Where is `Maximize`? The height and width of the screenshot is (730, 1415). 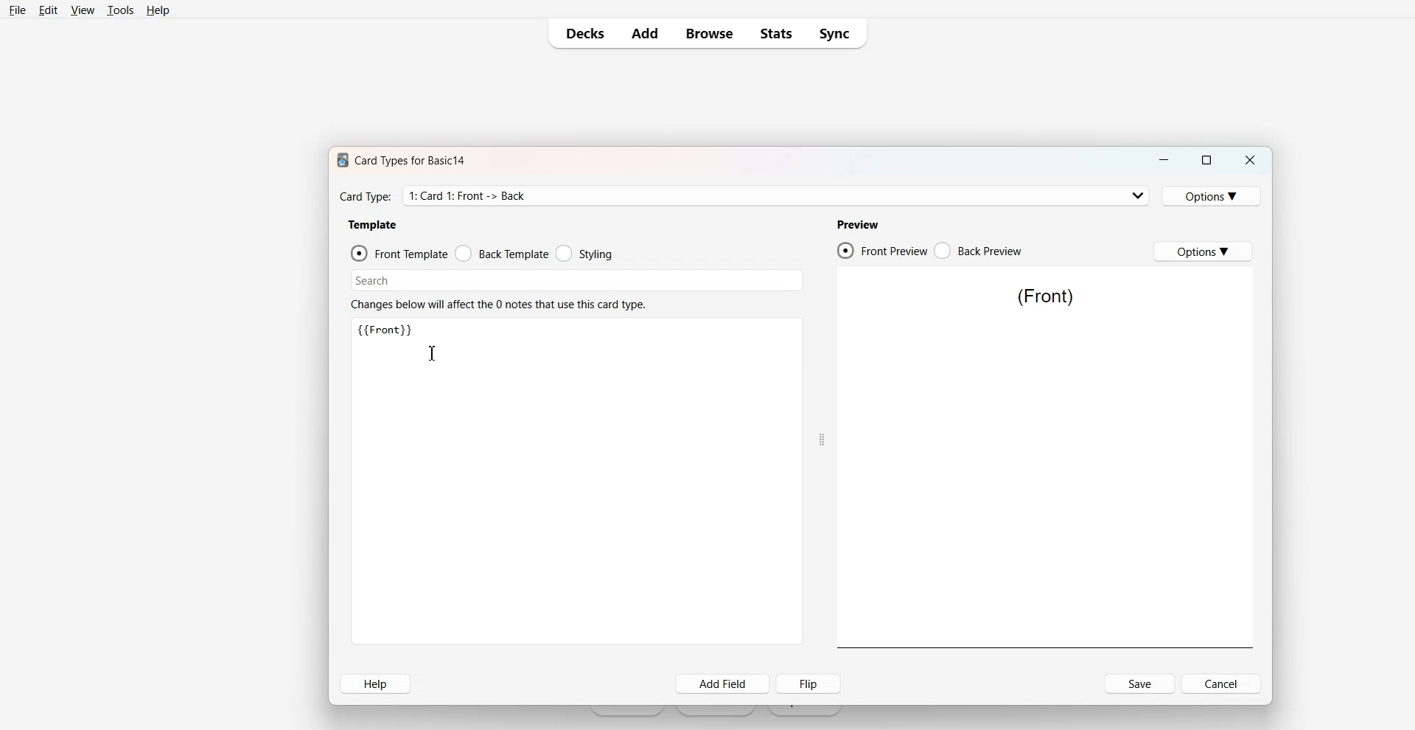 Maximize is located at coordinates (1207, 160).